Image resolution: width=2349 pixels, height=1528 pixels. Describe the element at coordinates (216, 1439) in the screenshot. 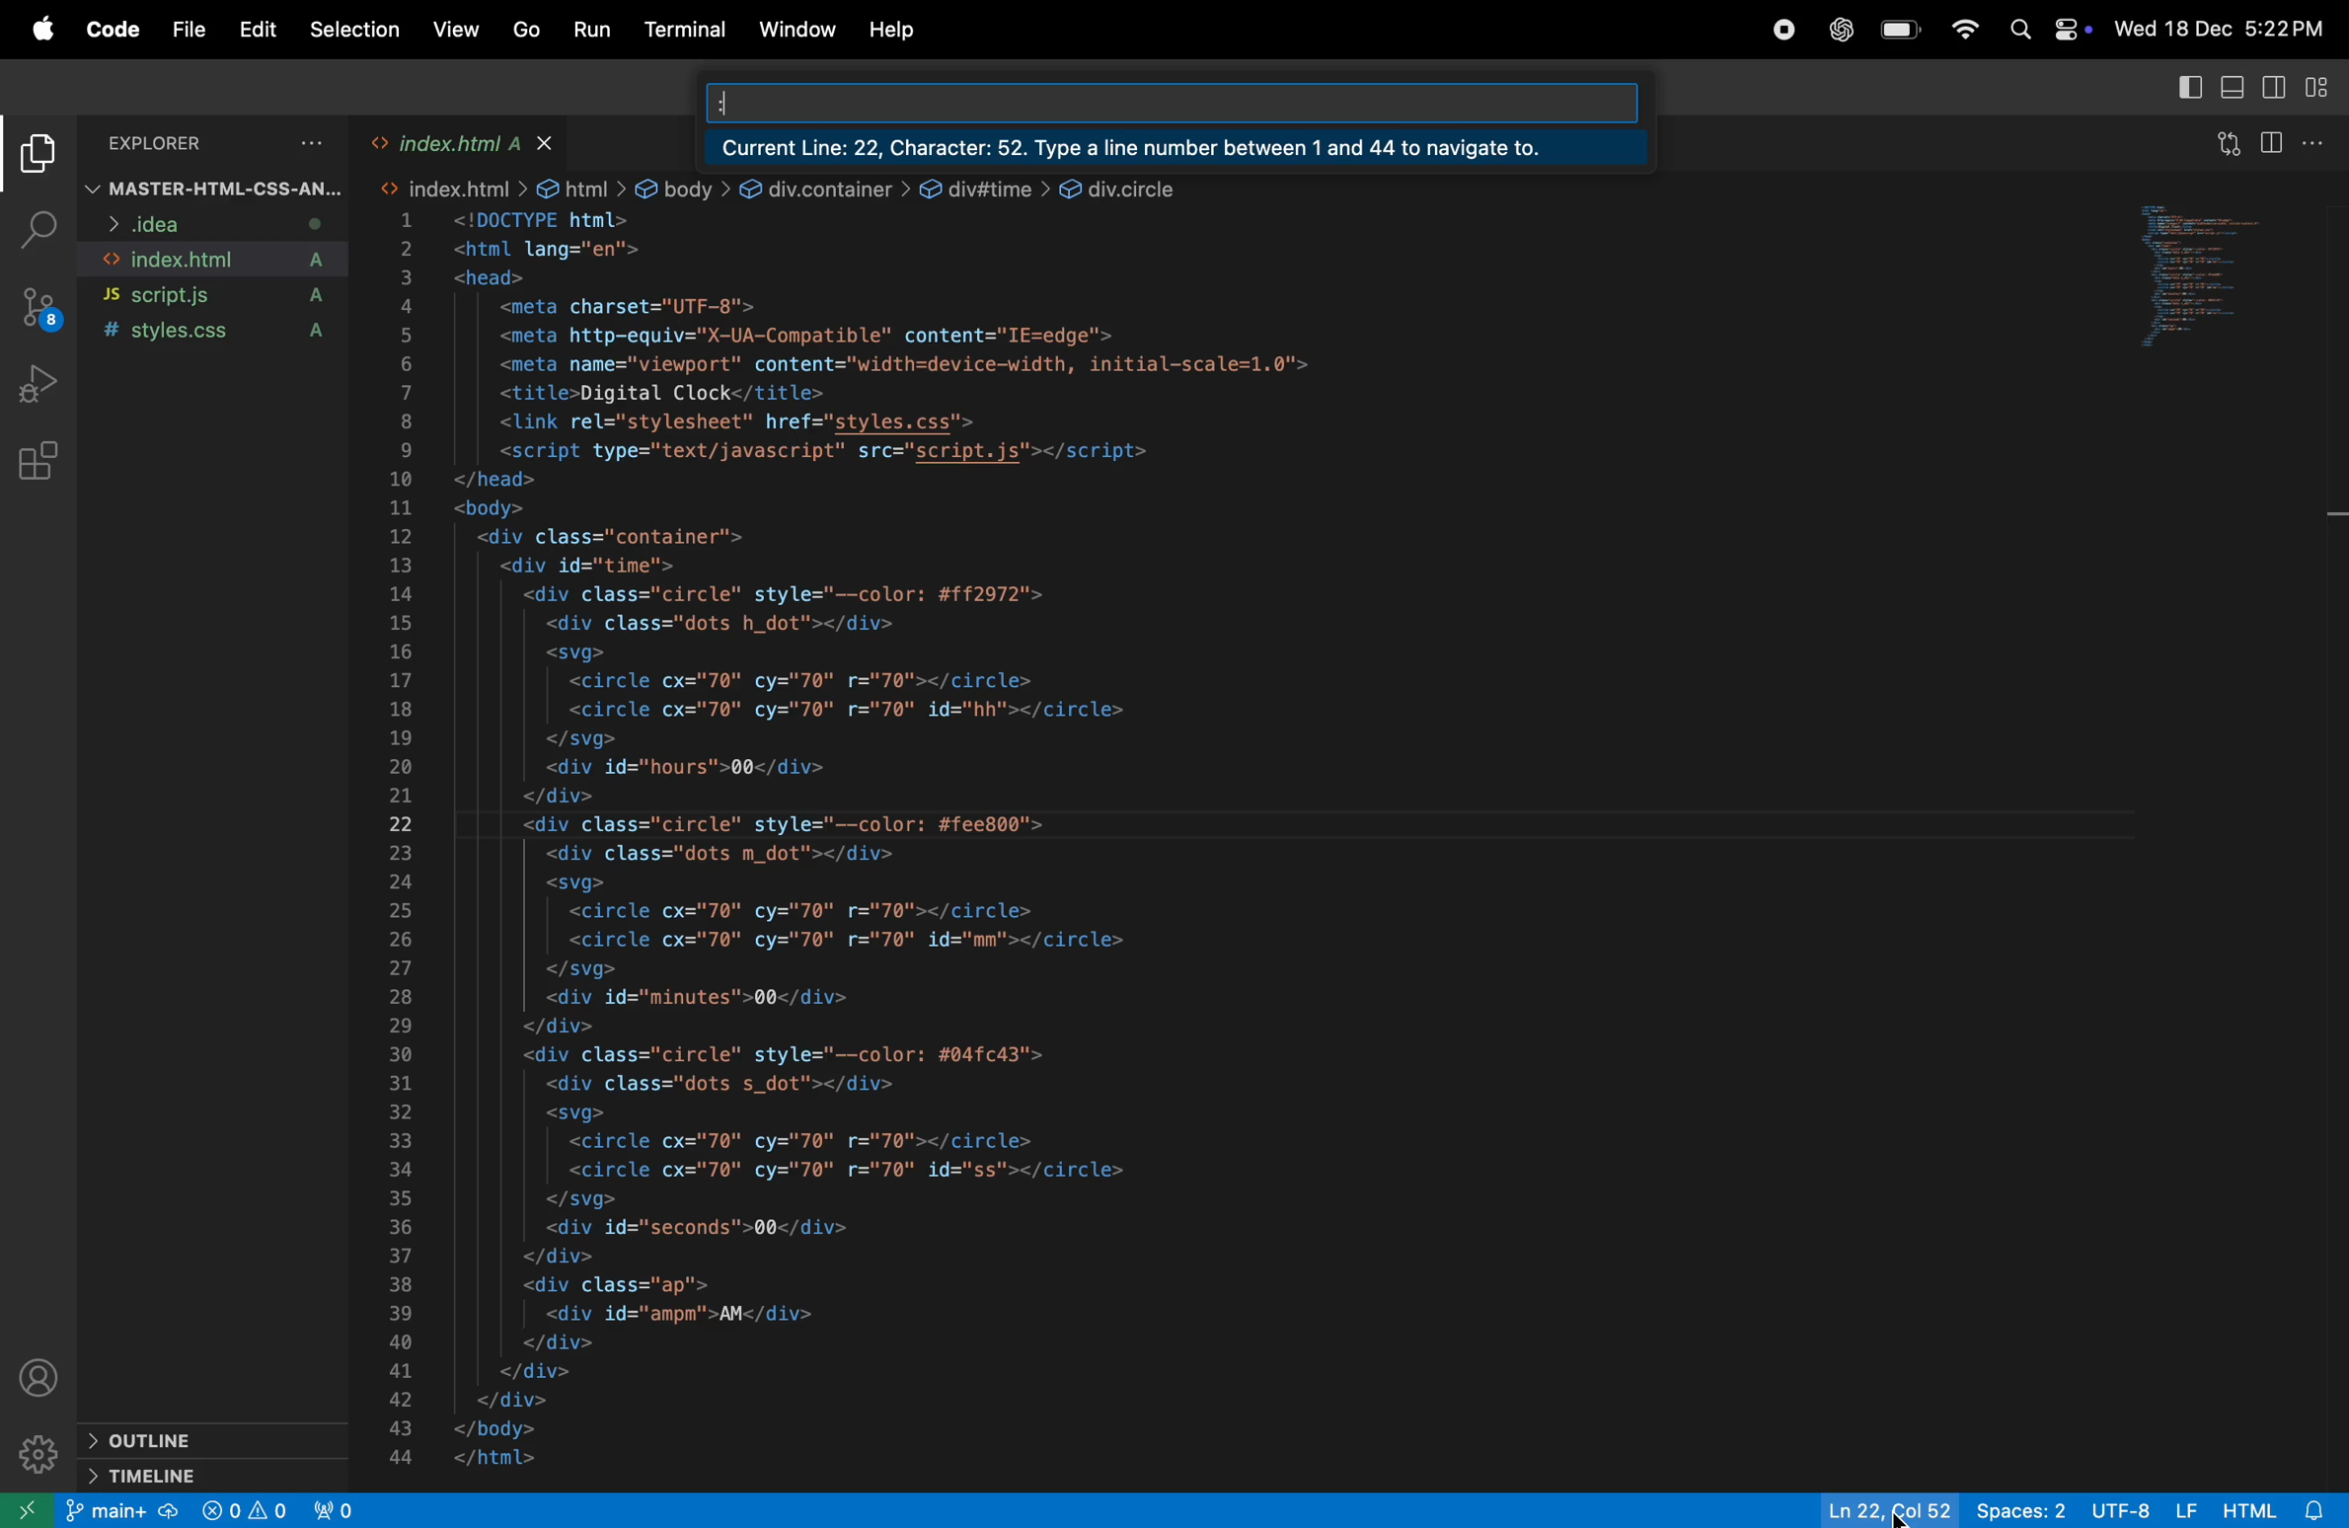

I see `outline` at that location.